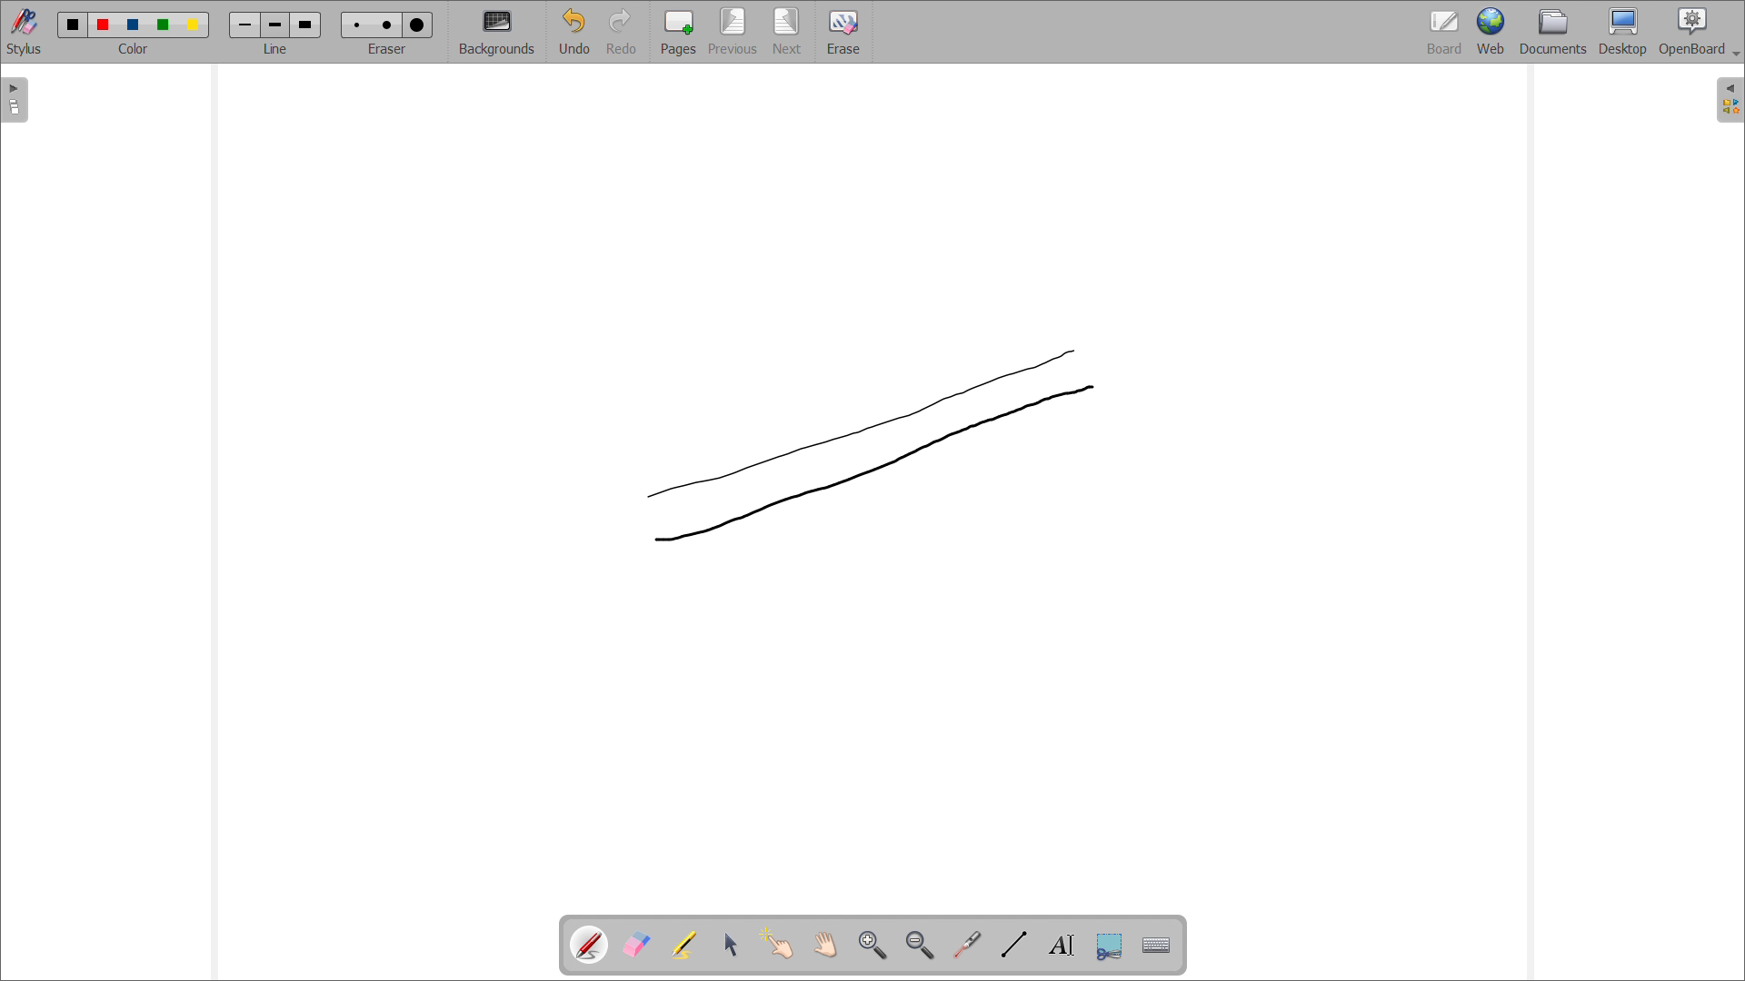  What do you see at coordinates (247, 26) in the screenshot?
I see `line width size` at bounding box center [247, 26].